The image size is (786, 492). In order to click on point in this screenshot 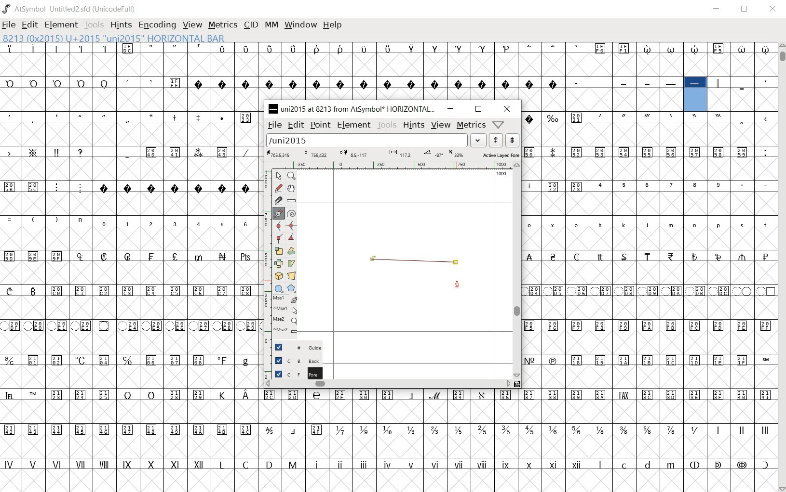, I will do `click(321, 126)`.